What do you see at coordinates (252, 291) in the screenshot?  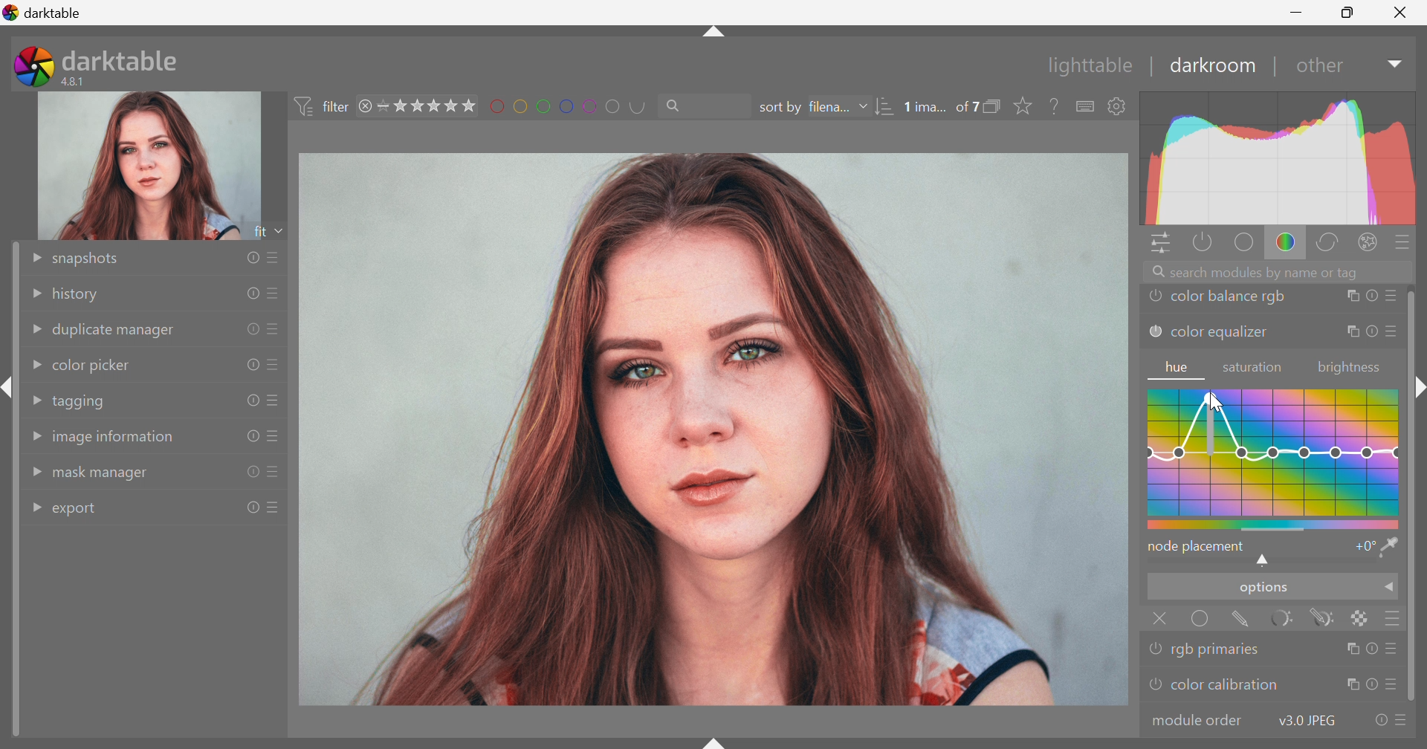 I see `reset` at bounding box center [252, 291].